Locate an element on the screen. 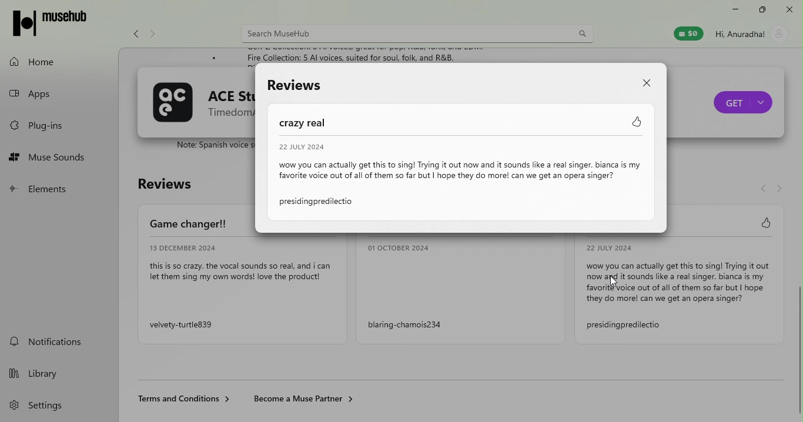 This screenshot has height=422, width=803. Crazy real is located at coordinates (305, 125).